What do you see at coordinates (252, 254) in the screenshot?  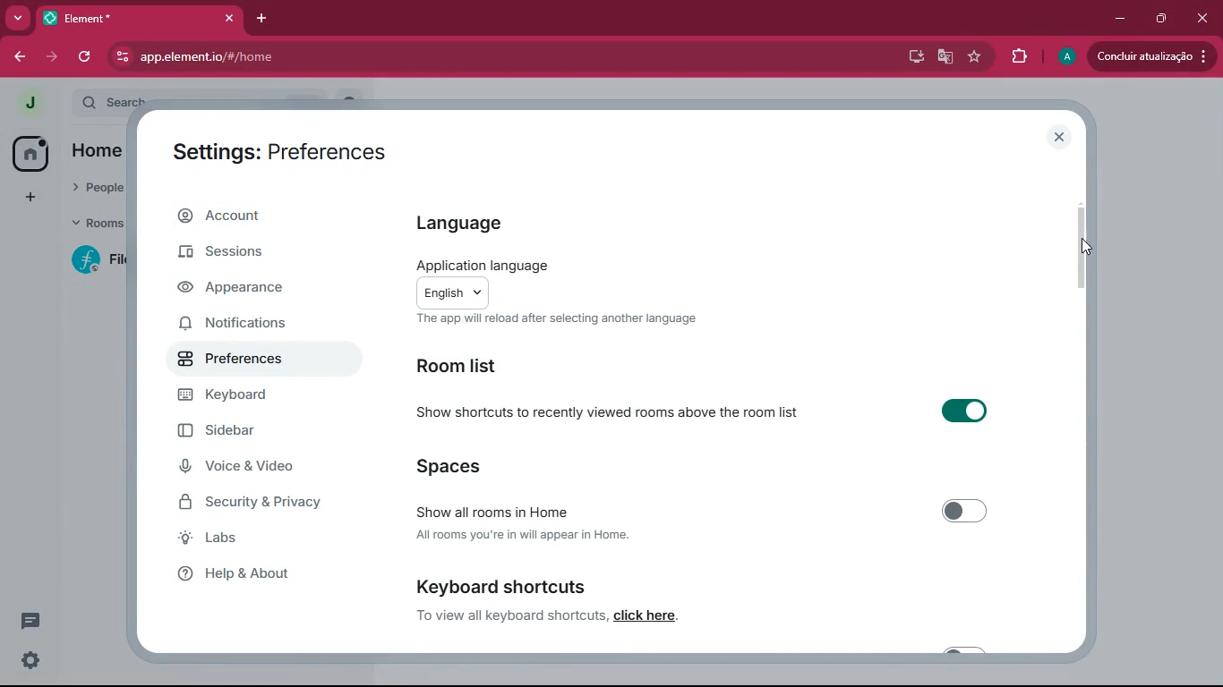 I see `sessions` at bounding box center [252, 254].